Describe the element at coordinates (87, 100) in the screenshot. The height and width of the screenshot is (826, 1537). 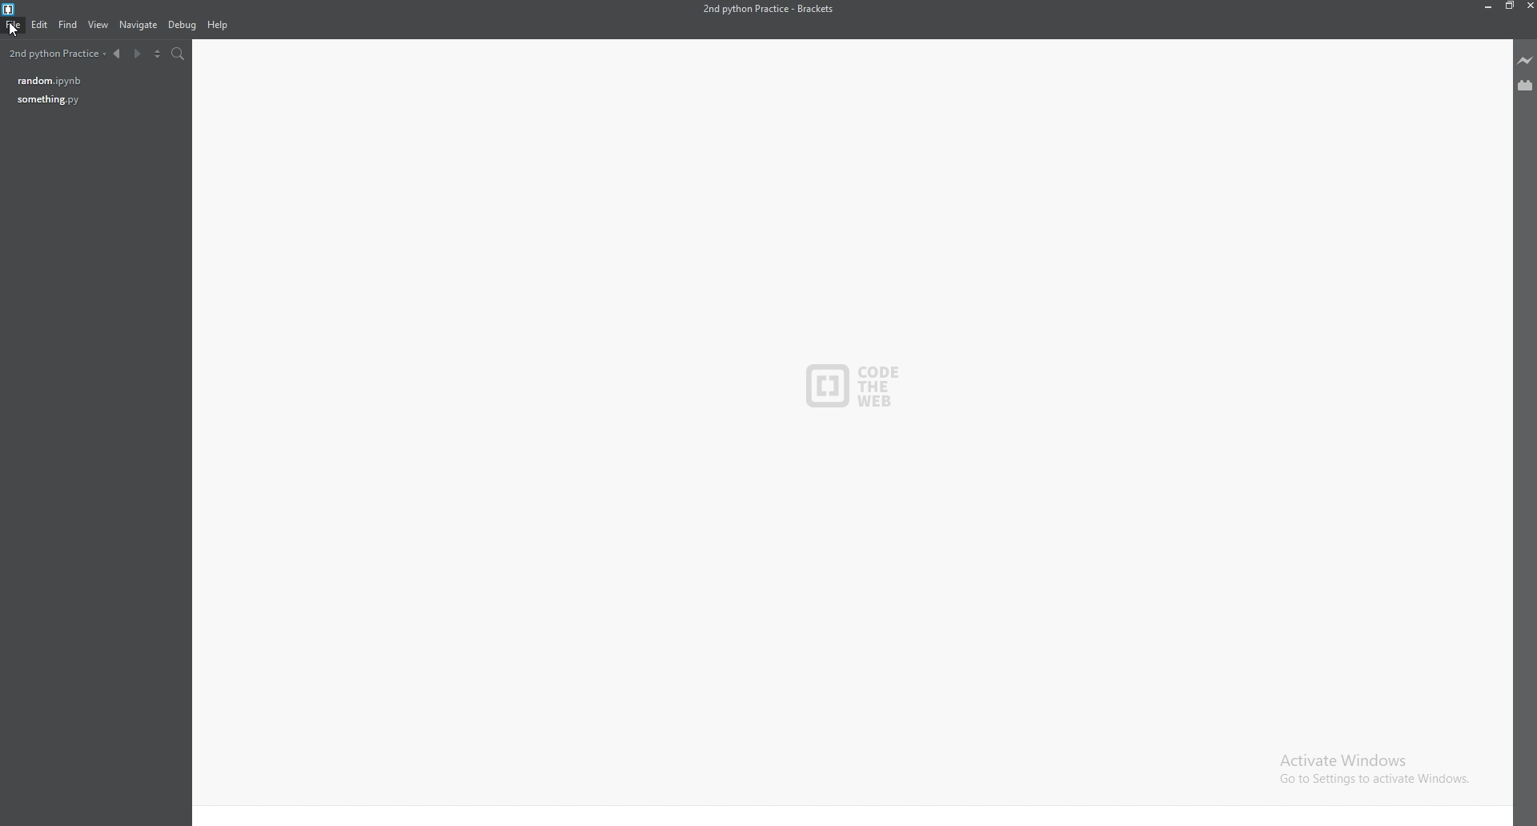
I see `something.py` at that location.